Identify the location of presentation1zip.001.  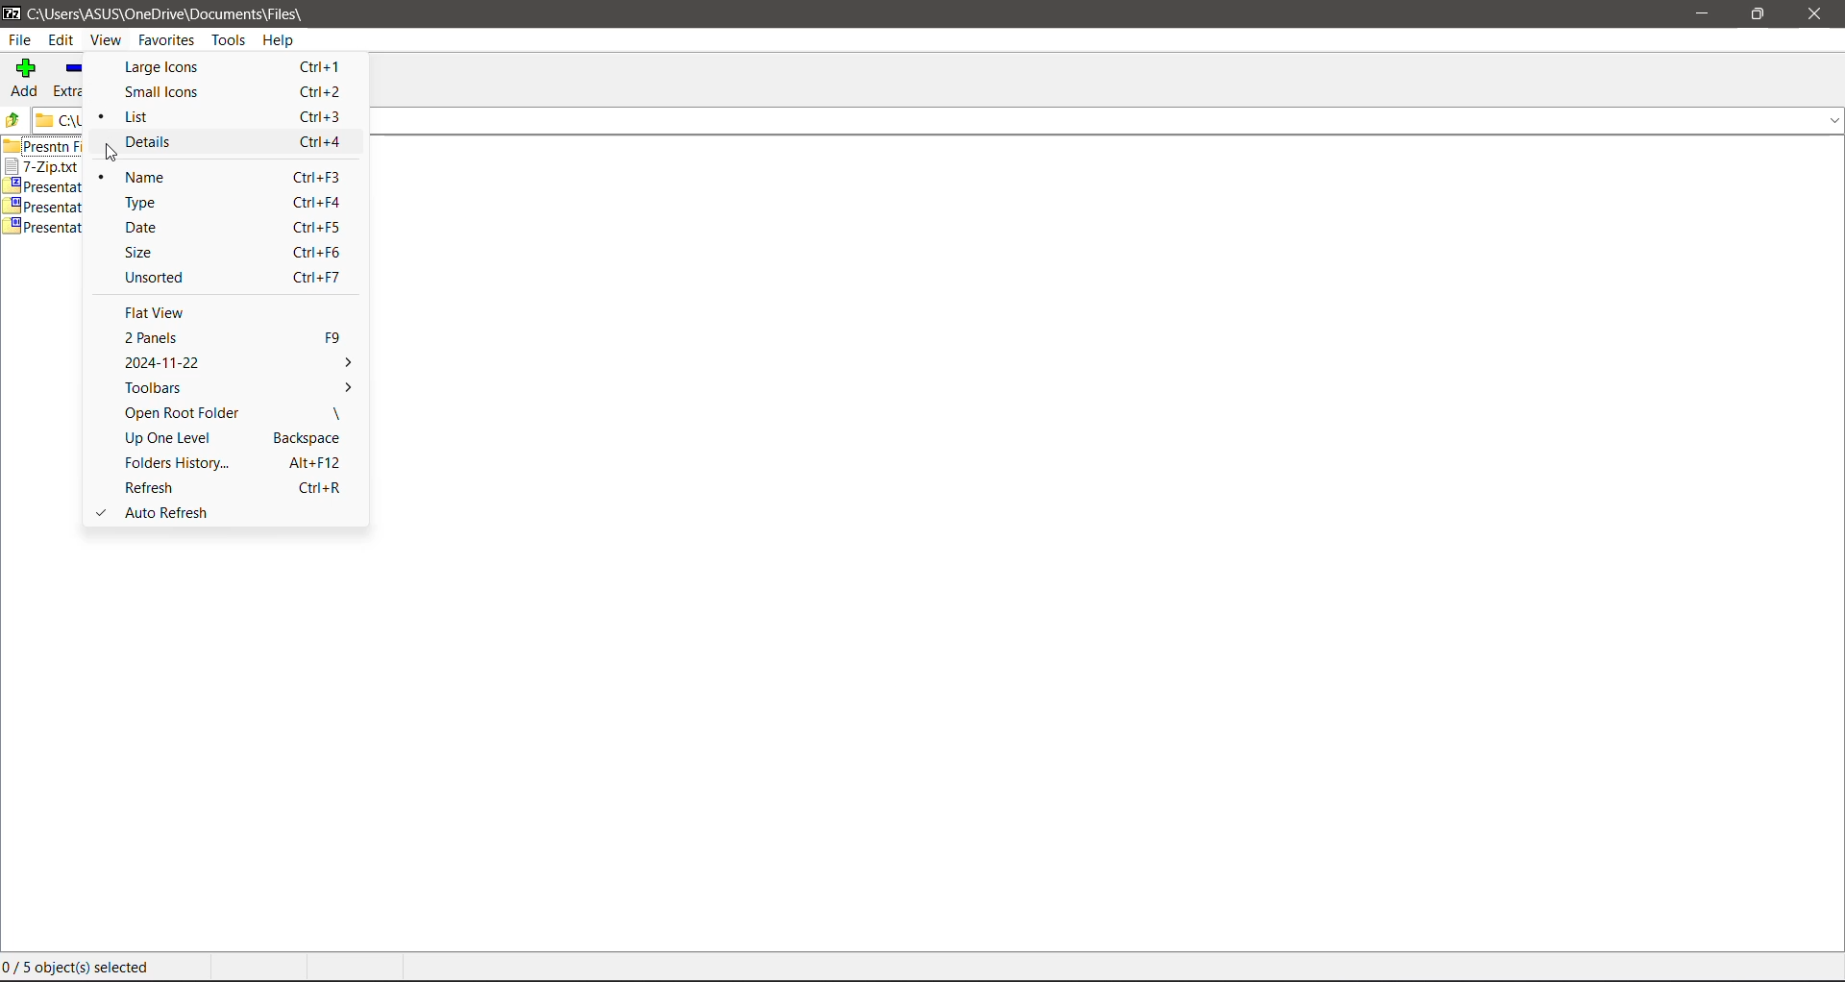
(56, 207).